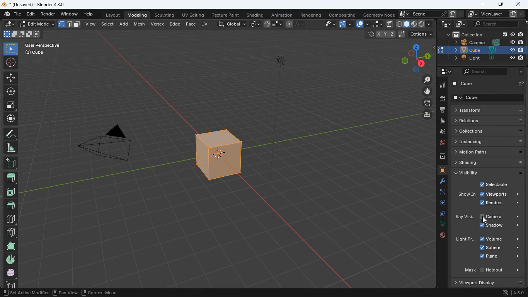 Image resolution: width=528 pixels, height=297 pixels. I want to click on cube, so click(490, 84).